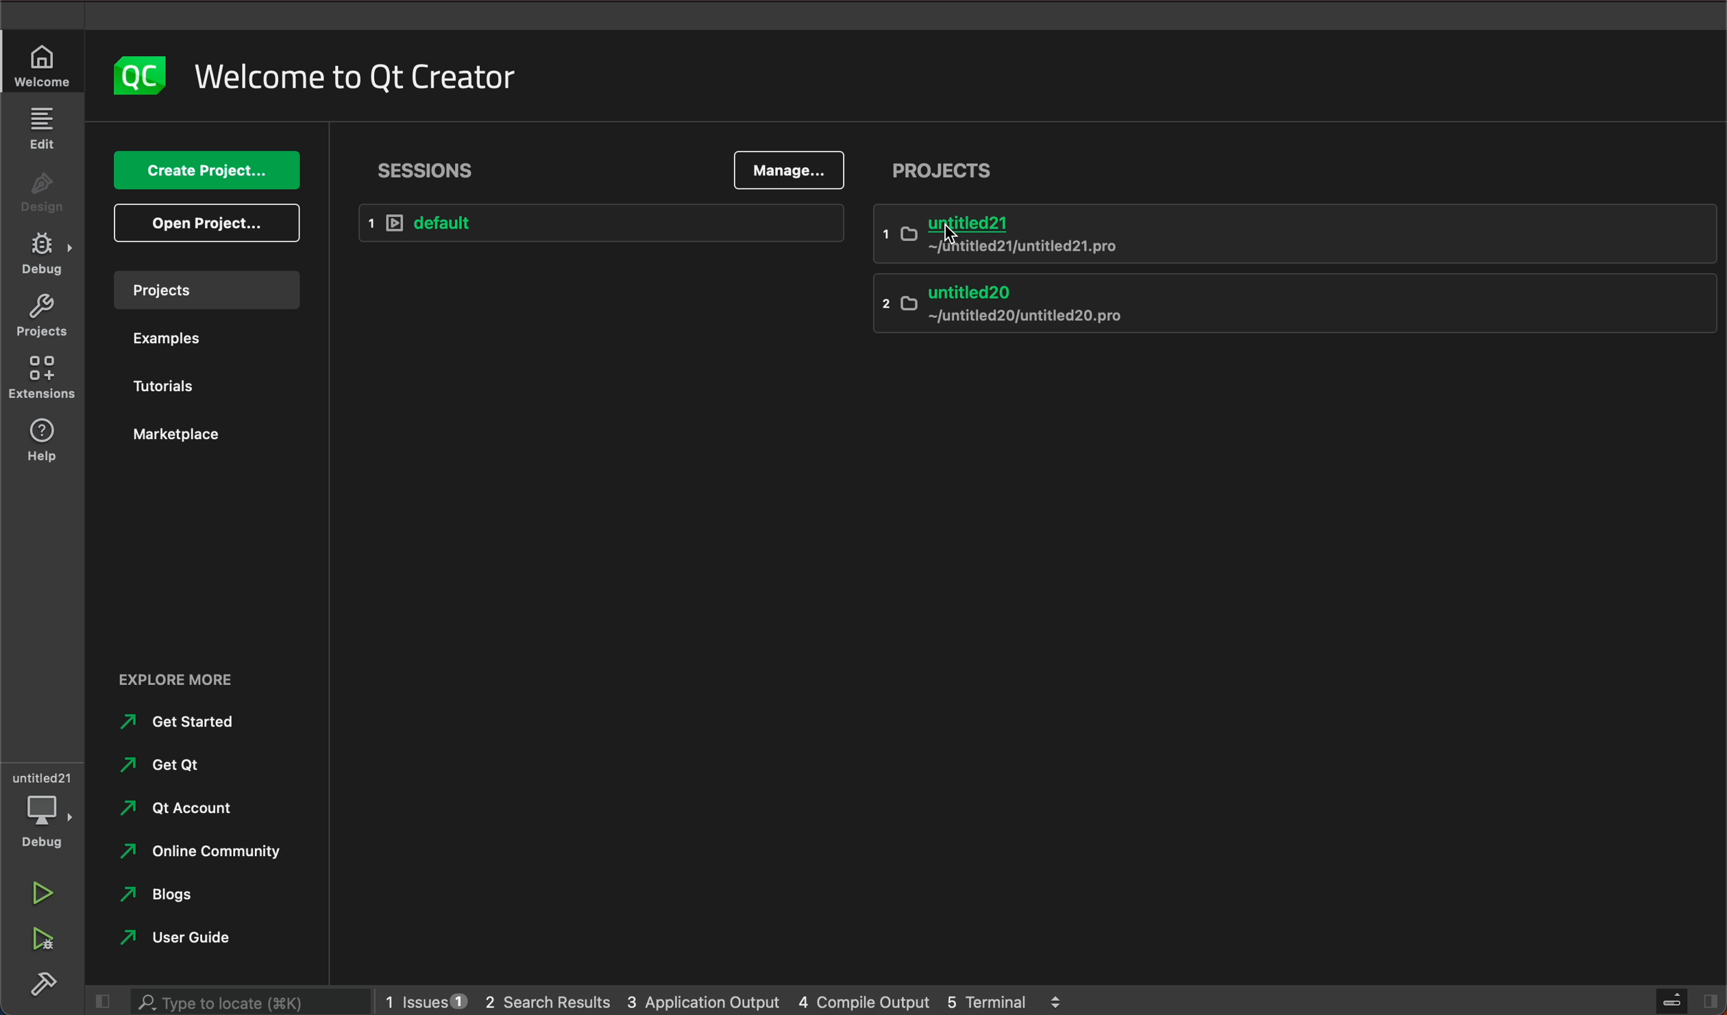  What do you see at coordinates (92, 1002) in the screenshot?
I see `close slidebar` at bounding box center [92, 1002].